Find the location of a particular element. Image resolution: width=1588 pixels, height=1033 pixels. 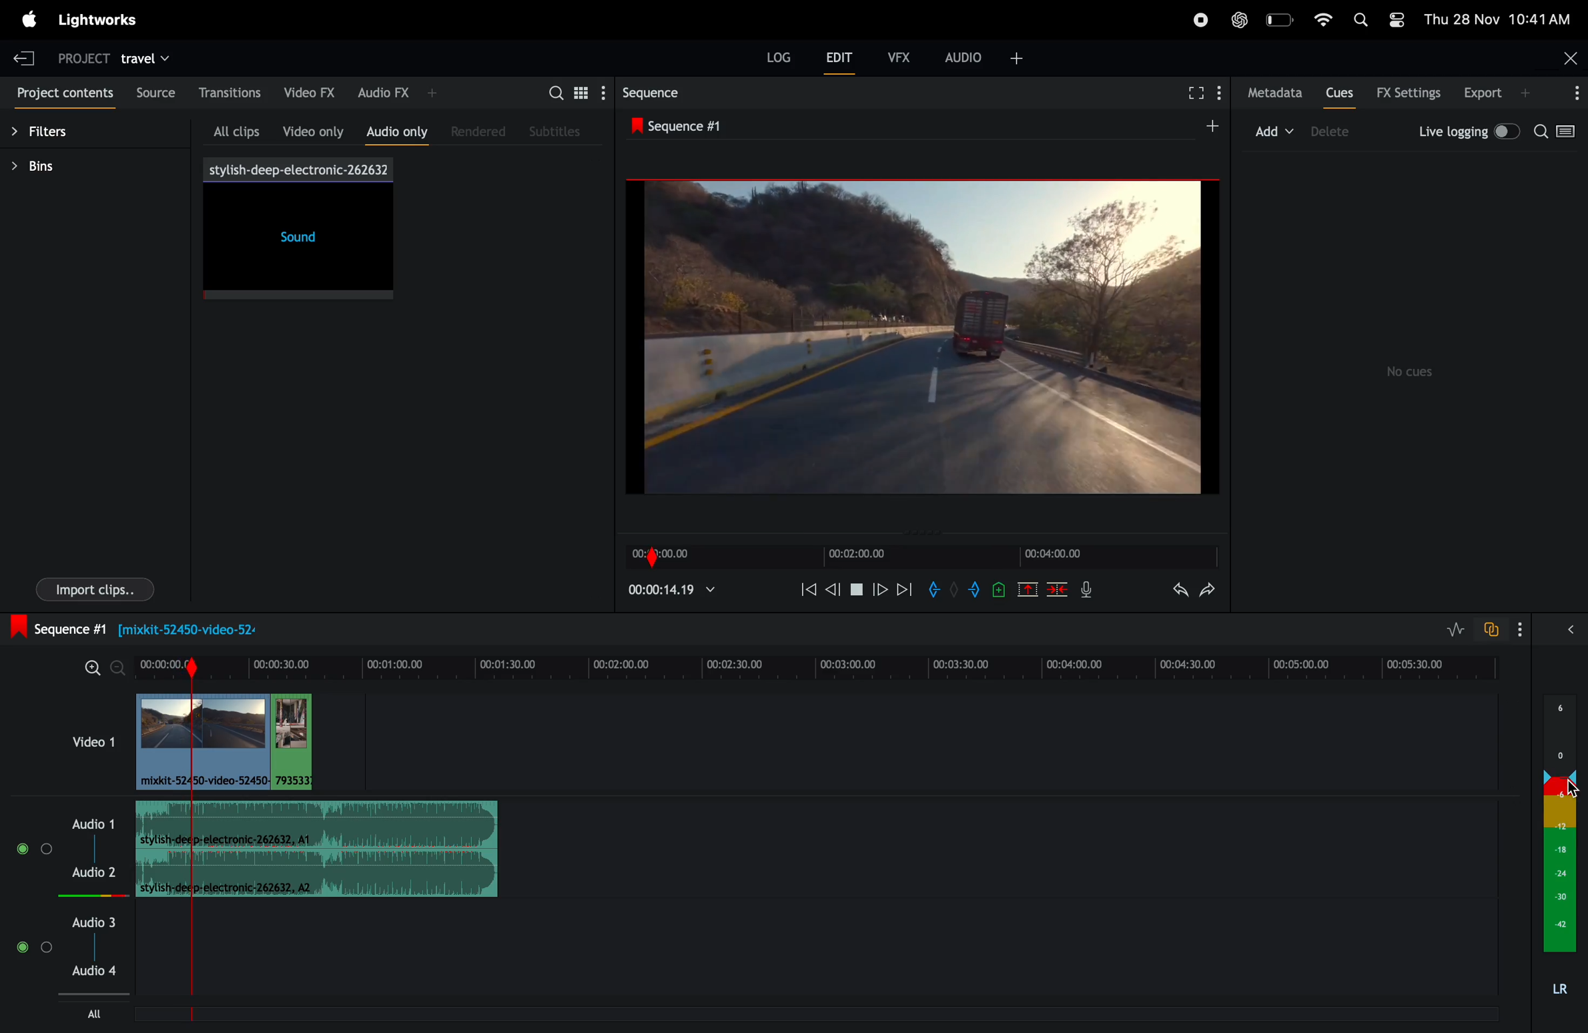

apple widgets is located at coordinates (1378, 17).